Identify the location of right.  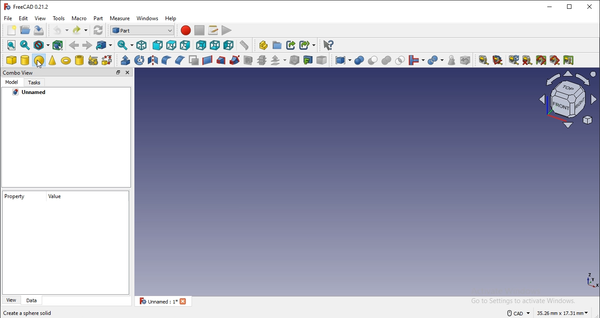
(186, 46).